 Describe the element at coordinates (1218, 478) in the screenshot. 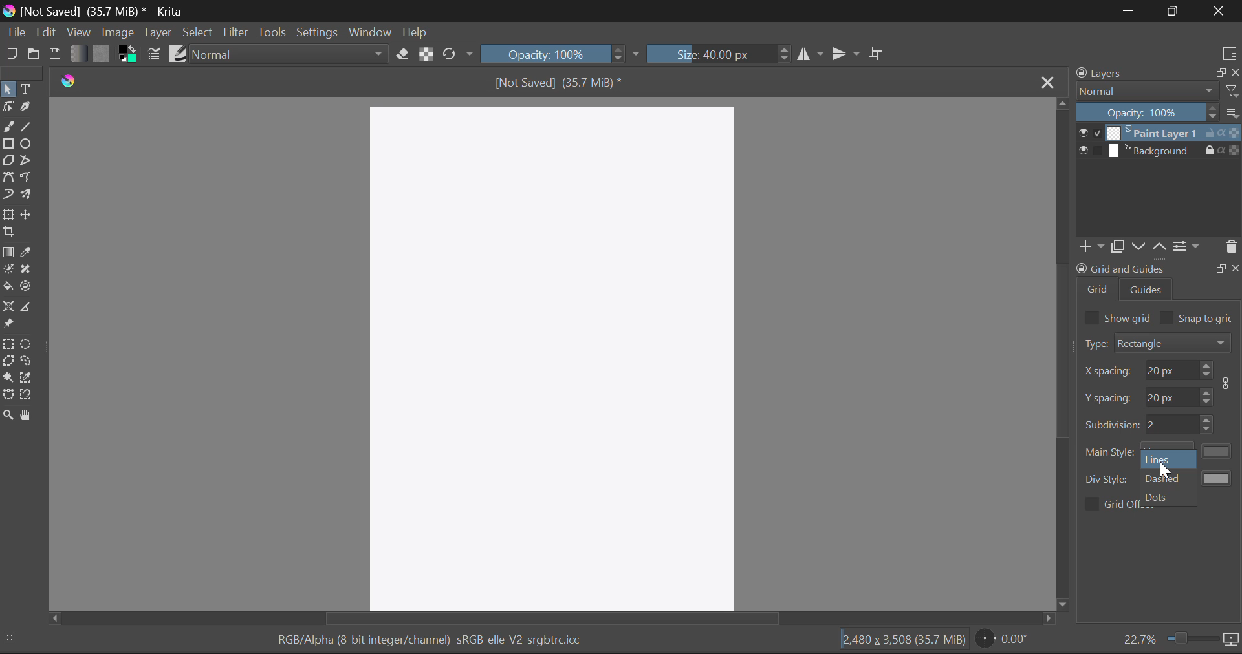

I see `color` at that location.